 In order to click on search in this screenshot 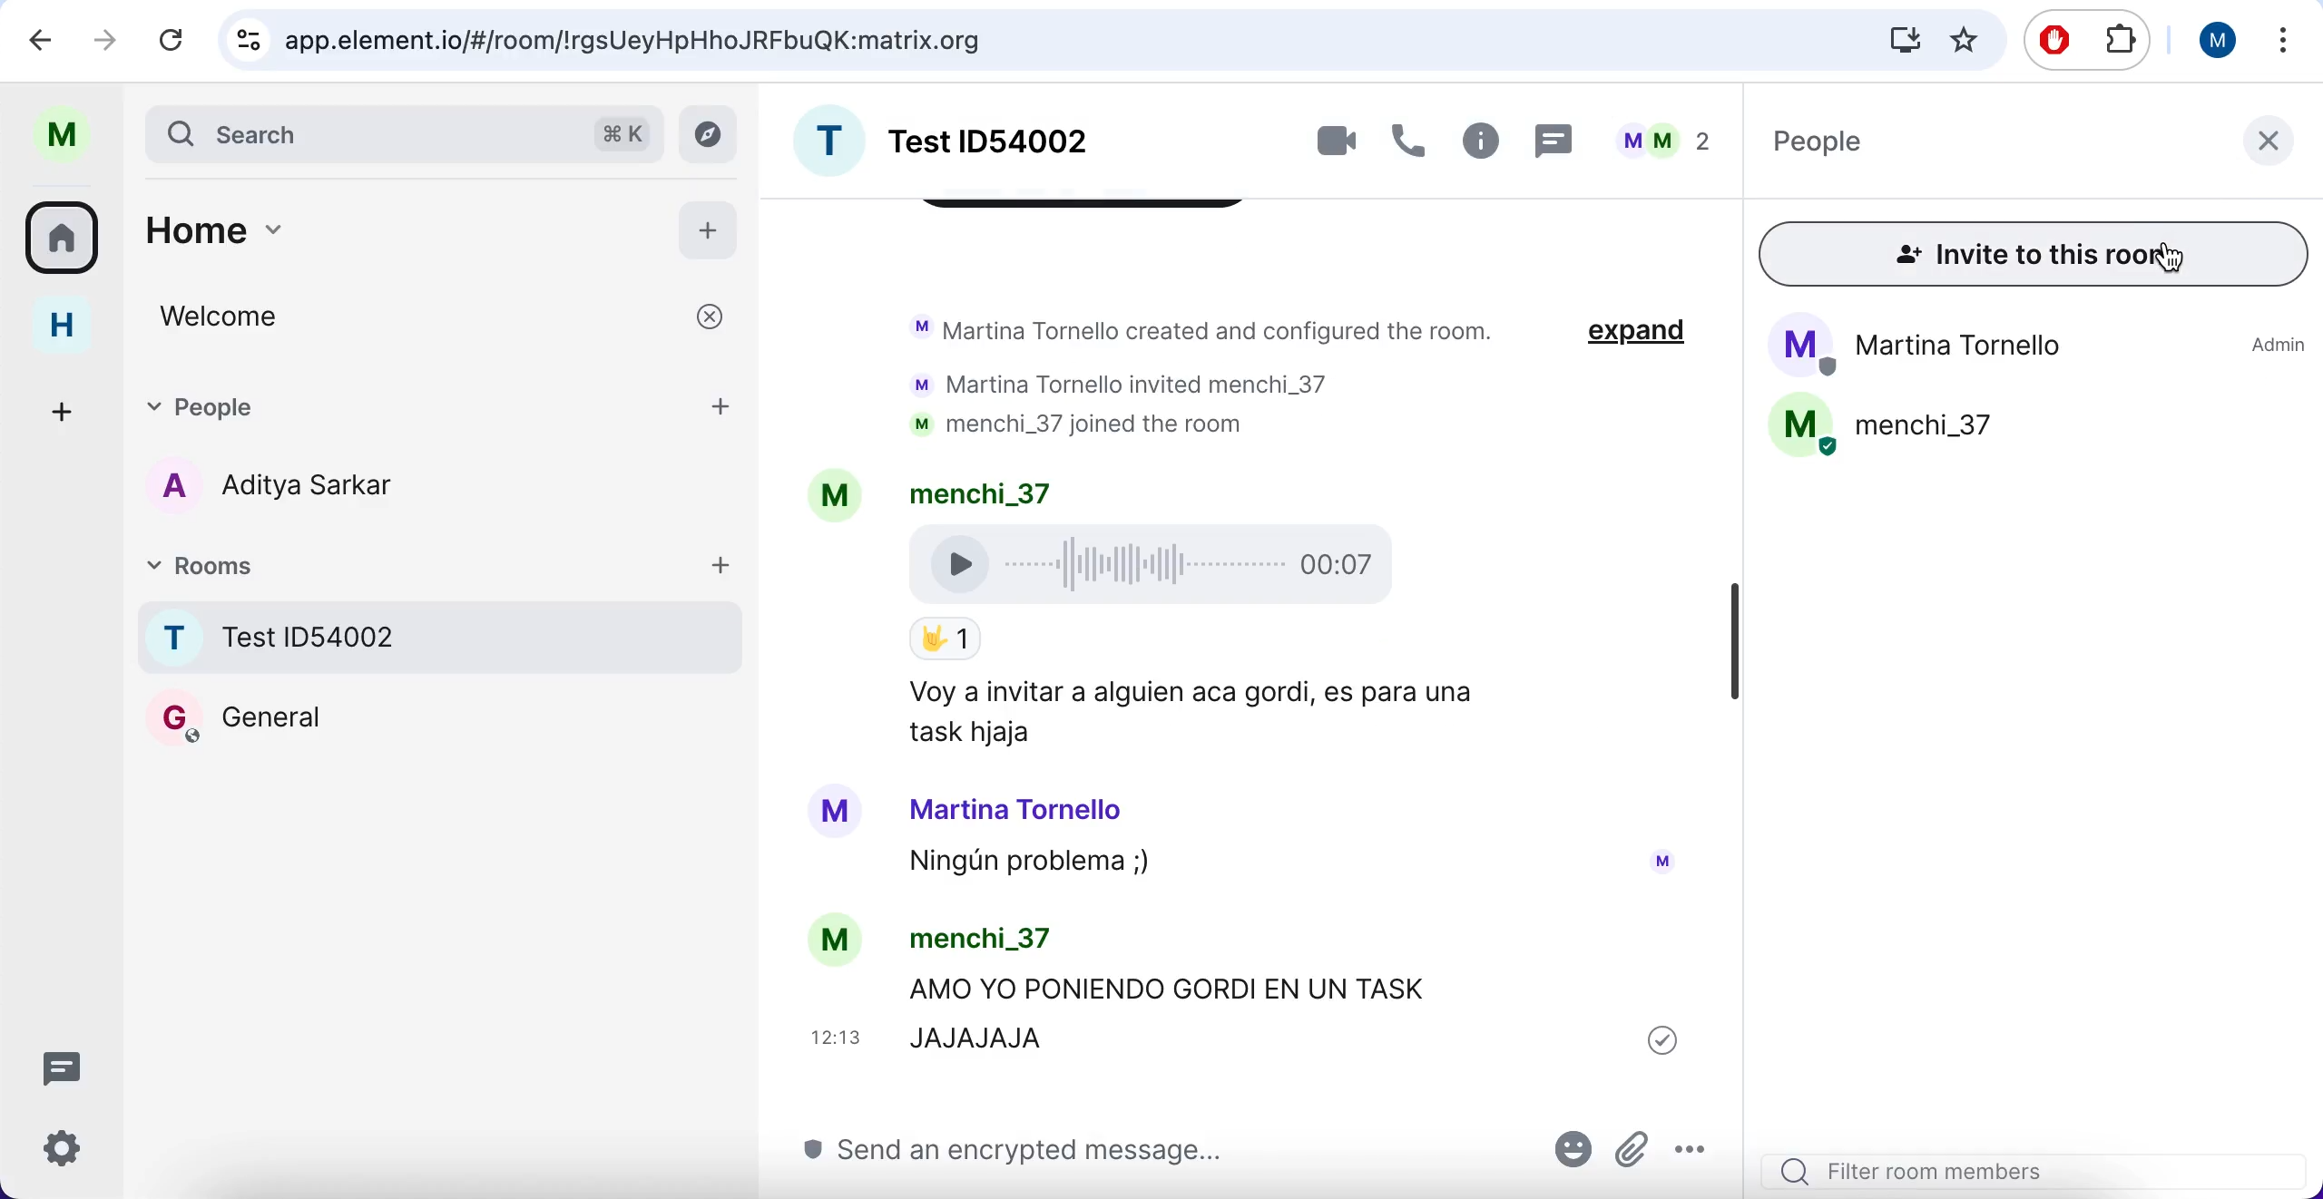, I will do `click(402, 134)`.